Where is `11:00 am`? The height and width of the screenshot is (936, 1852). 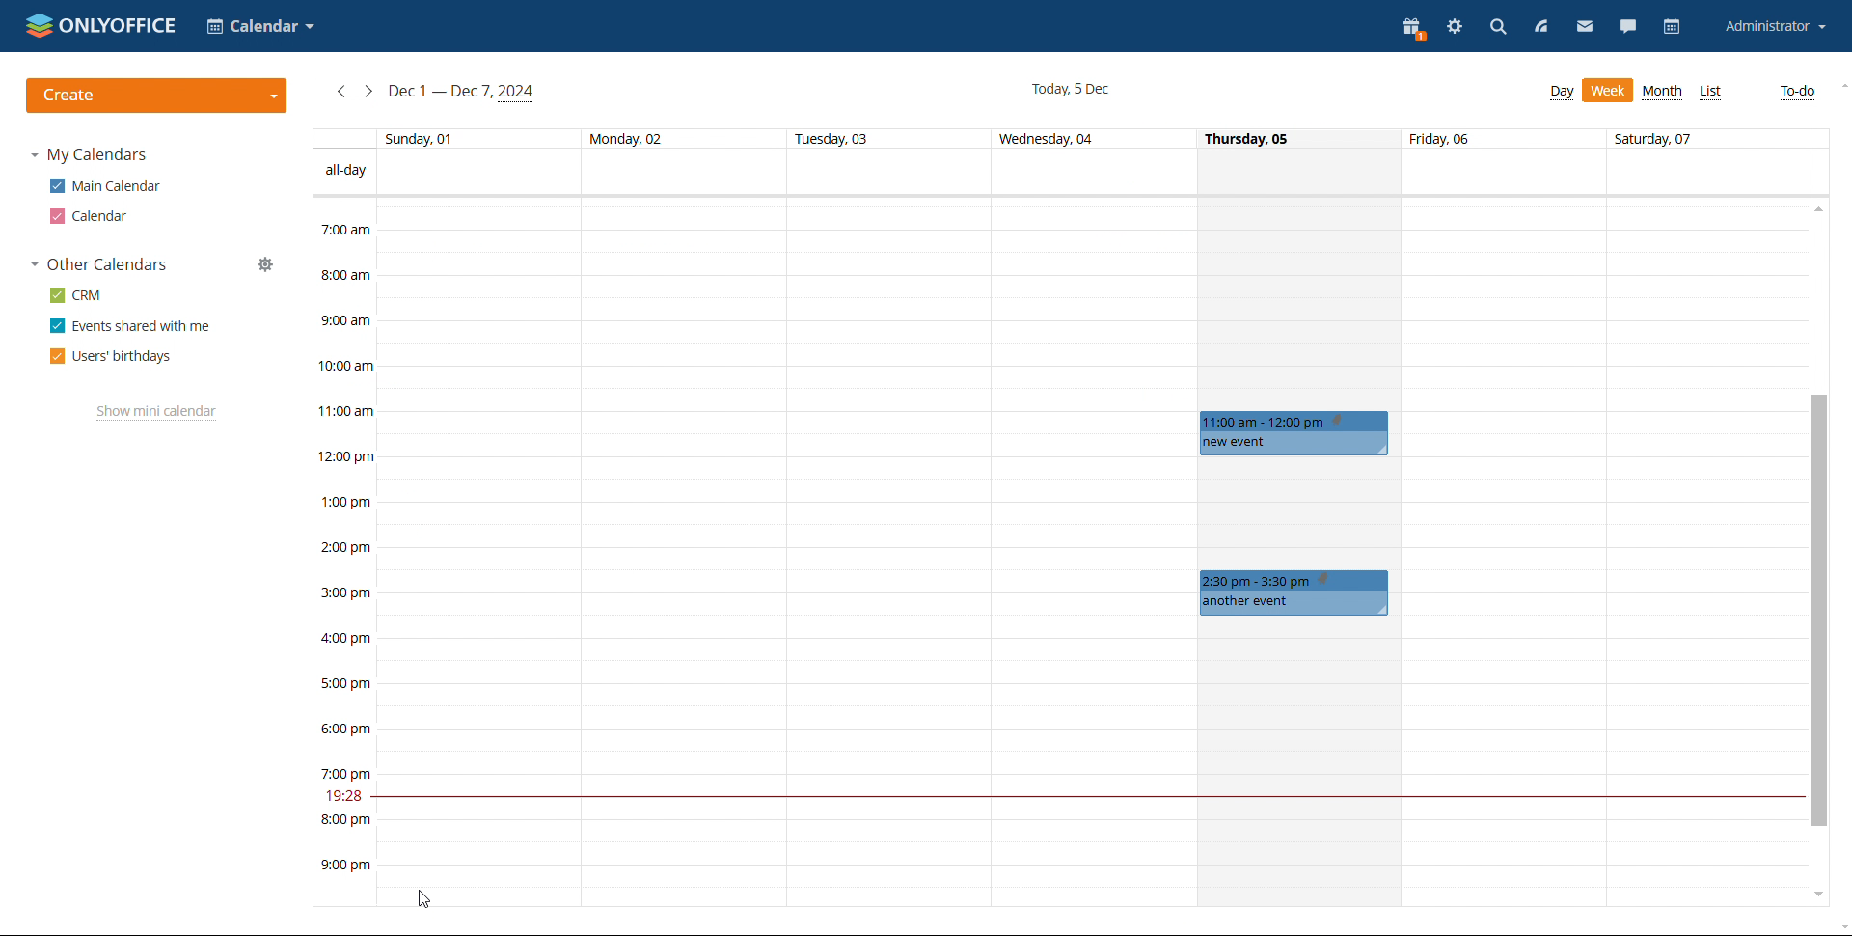
11:00 am is located at coordinates (346, 412).